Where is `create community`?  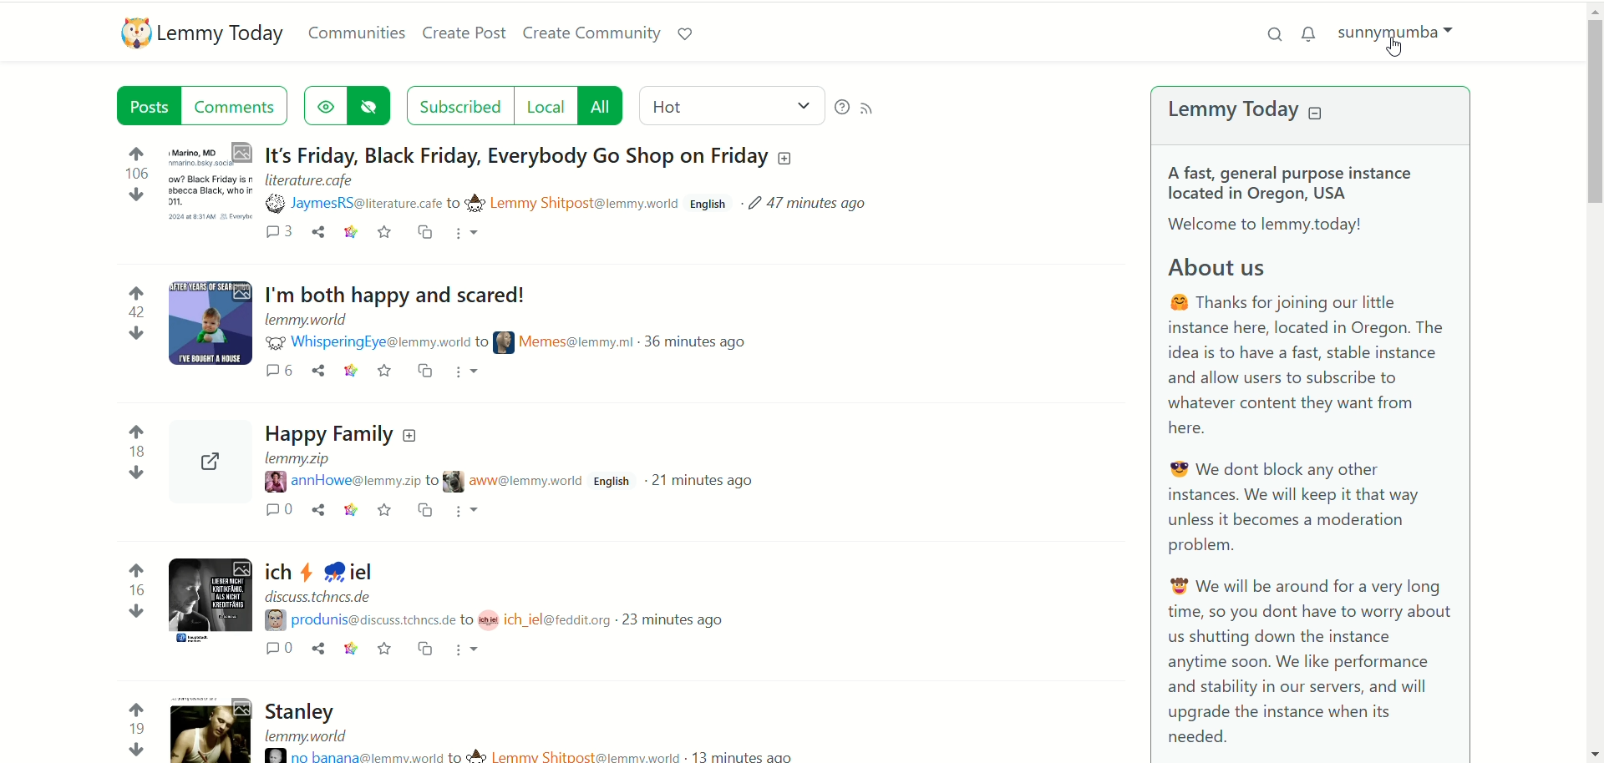
create community is located at coordinates (594, 33).